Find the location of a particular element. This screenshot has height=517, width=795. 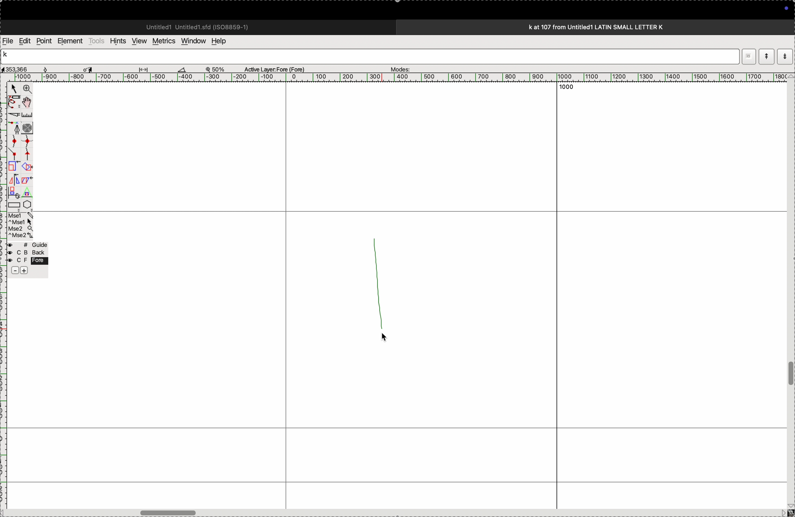

toggle is located at coordinates (29, 102).